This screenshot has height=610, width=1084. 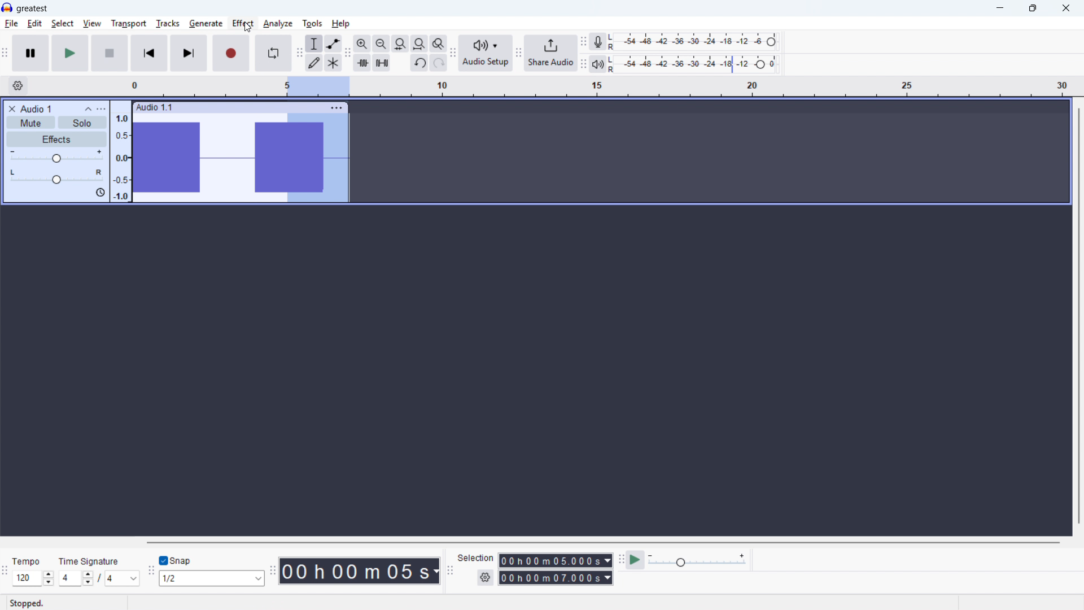 What do you see at coordinates (340, 179) in the screenshot?
I see `Cursor ` at bounding box center [340, 179].